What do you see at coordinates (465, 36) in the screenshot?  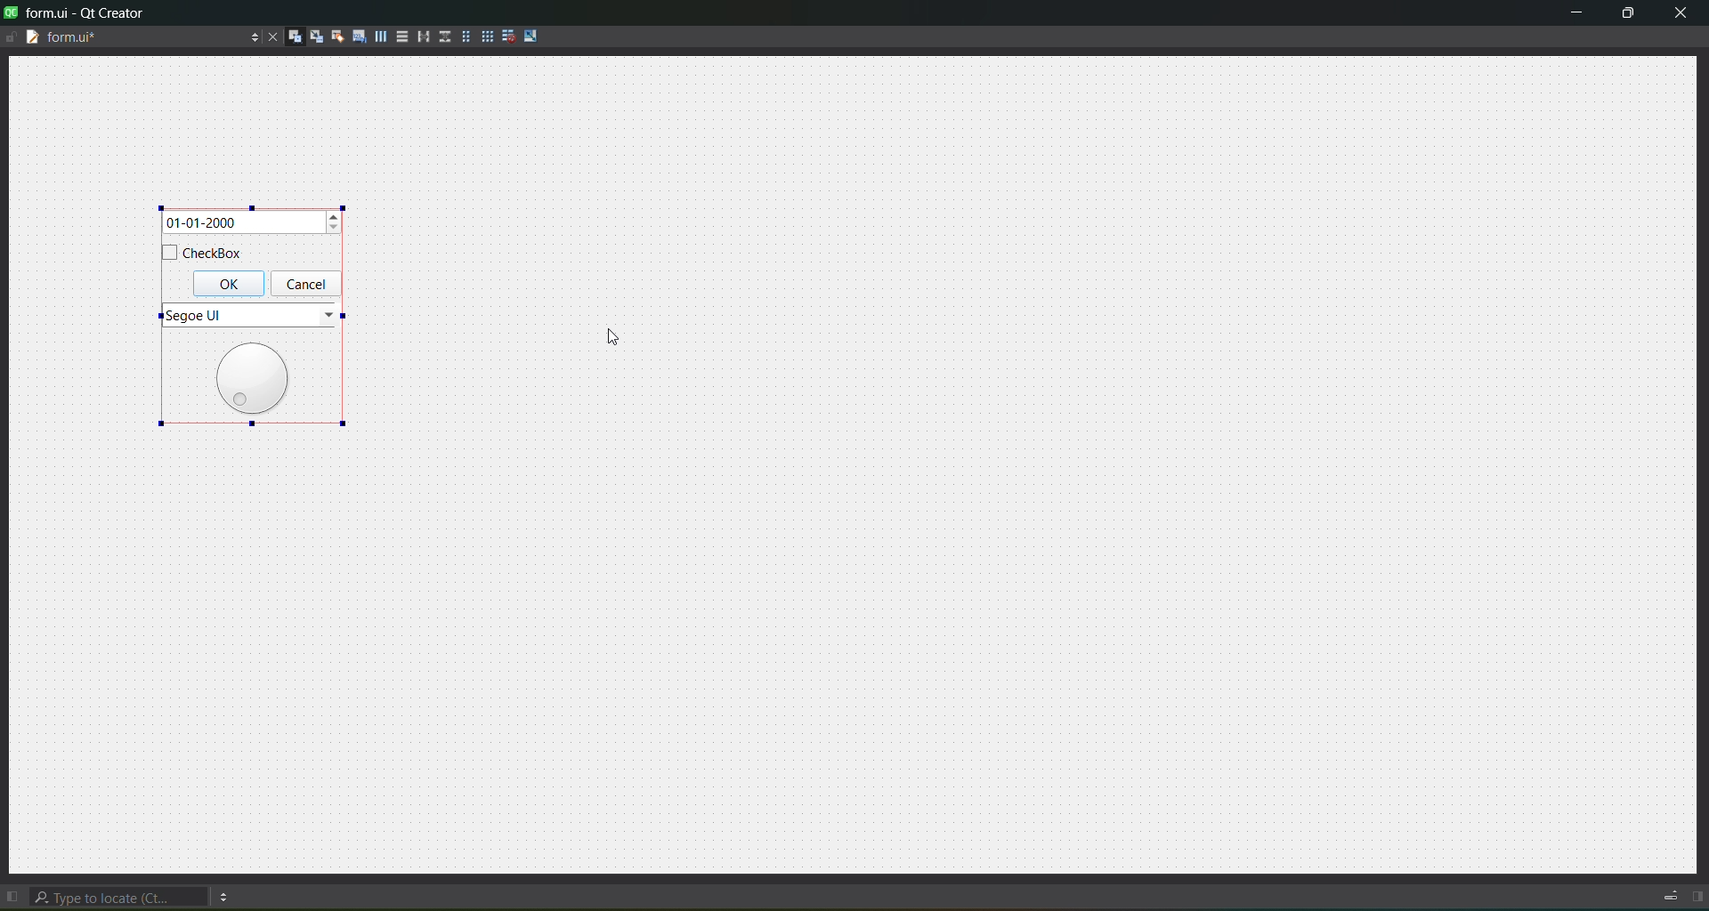 I see `layout in a form` at bounding box center [465, 36].